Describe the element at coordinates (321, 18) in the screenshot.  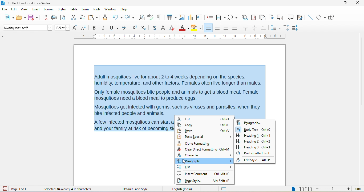
I see `basic shapes` at that location.